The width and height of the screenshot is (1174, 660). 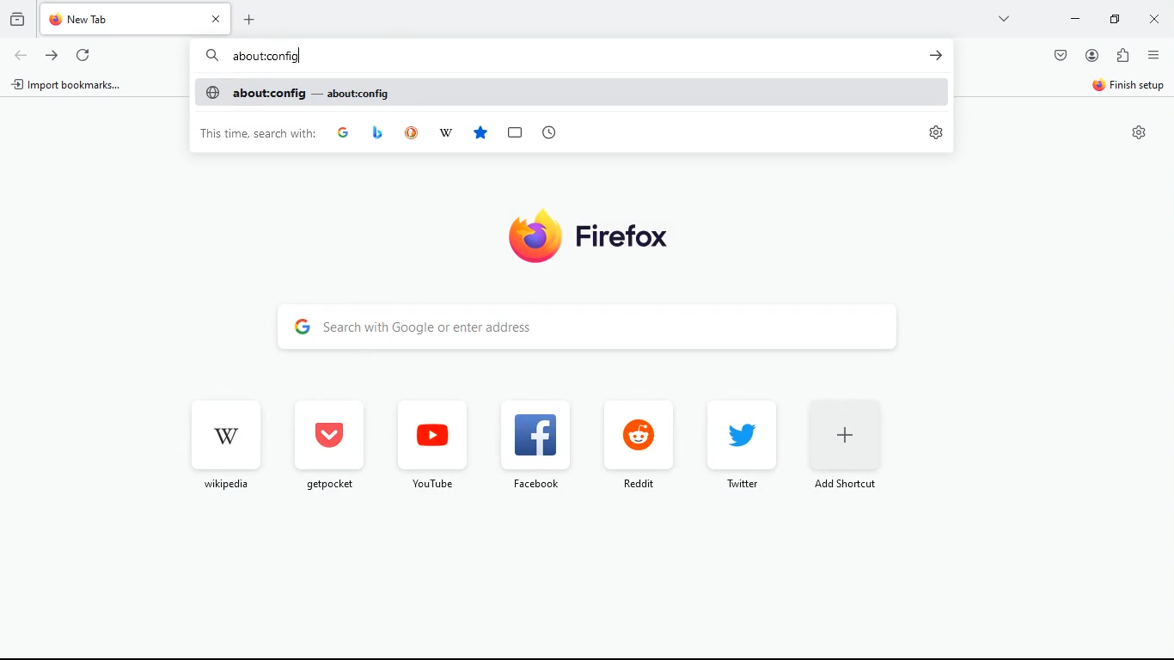 I want to click on Recent, so click(x=548, y=132).